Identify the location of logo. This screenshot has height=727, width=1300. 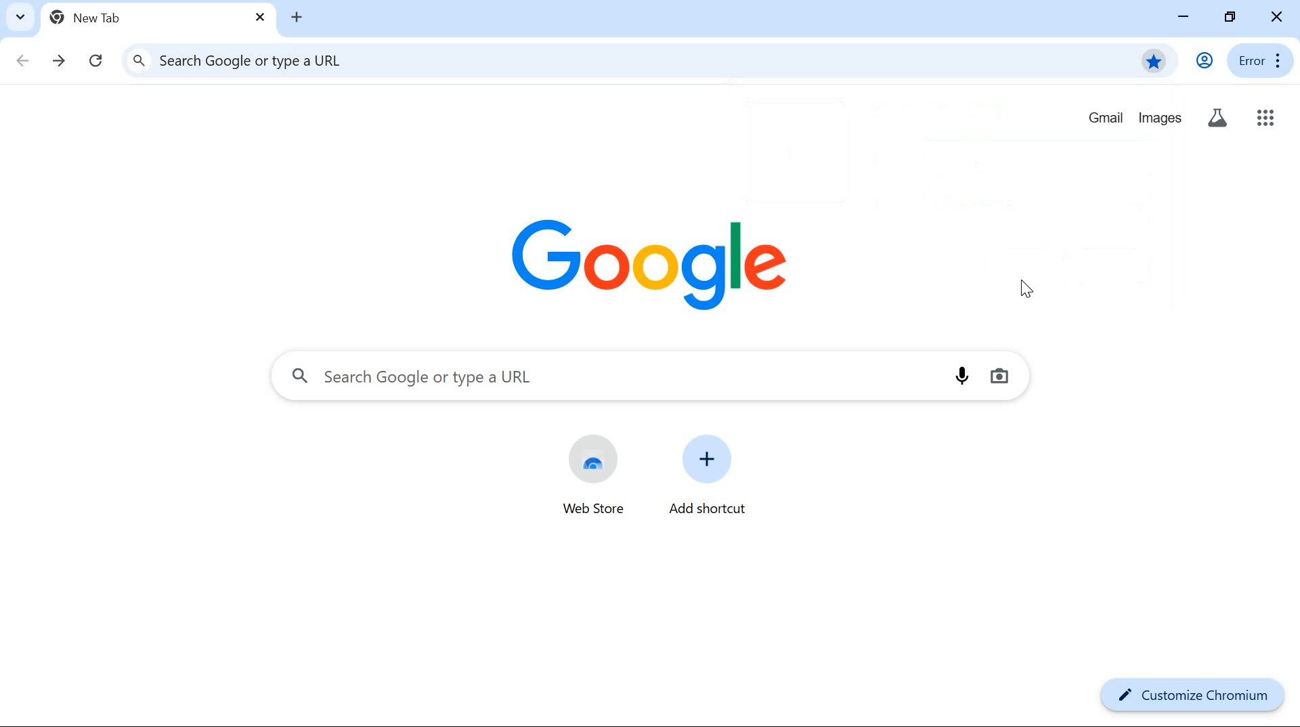
(645, 260).